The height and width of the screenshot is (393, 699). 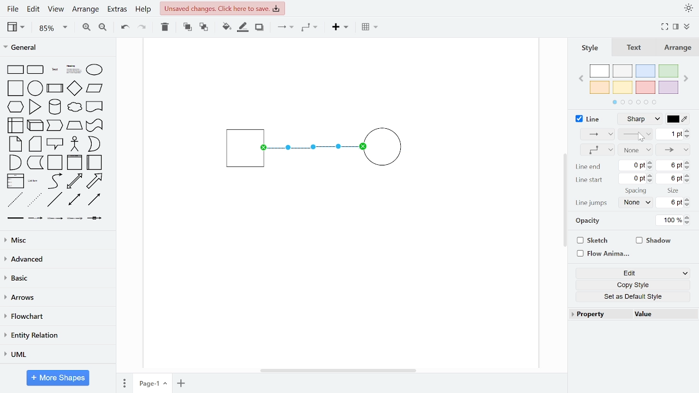 What do you see at coordinates (687, 80) in the screenshot?
I see `next` at bounding box center [687, 80].